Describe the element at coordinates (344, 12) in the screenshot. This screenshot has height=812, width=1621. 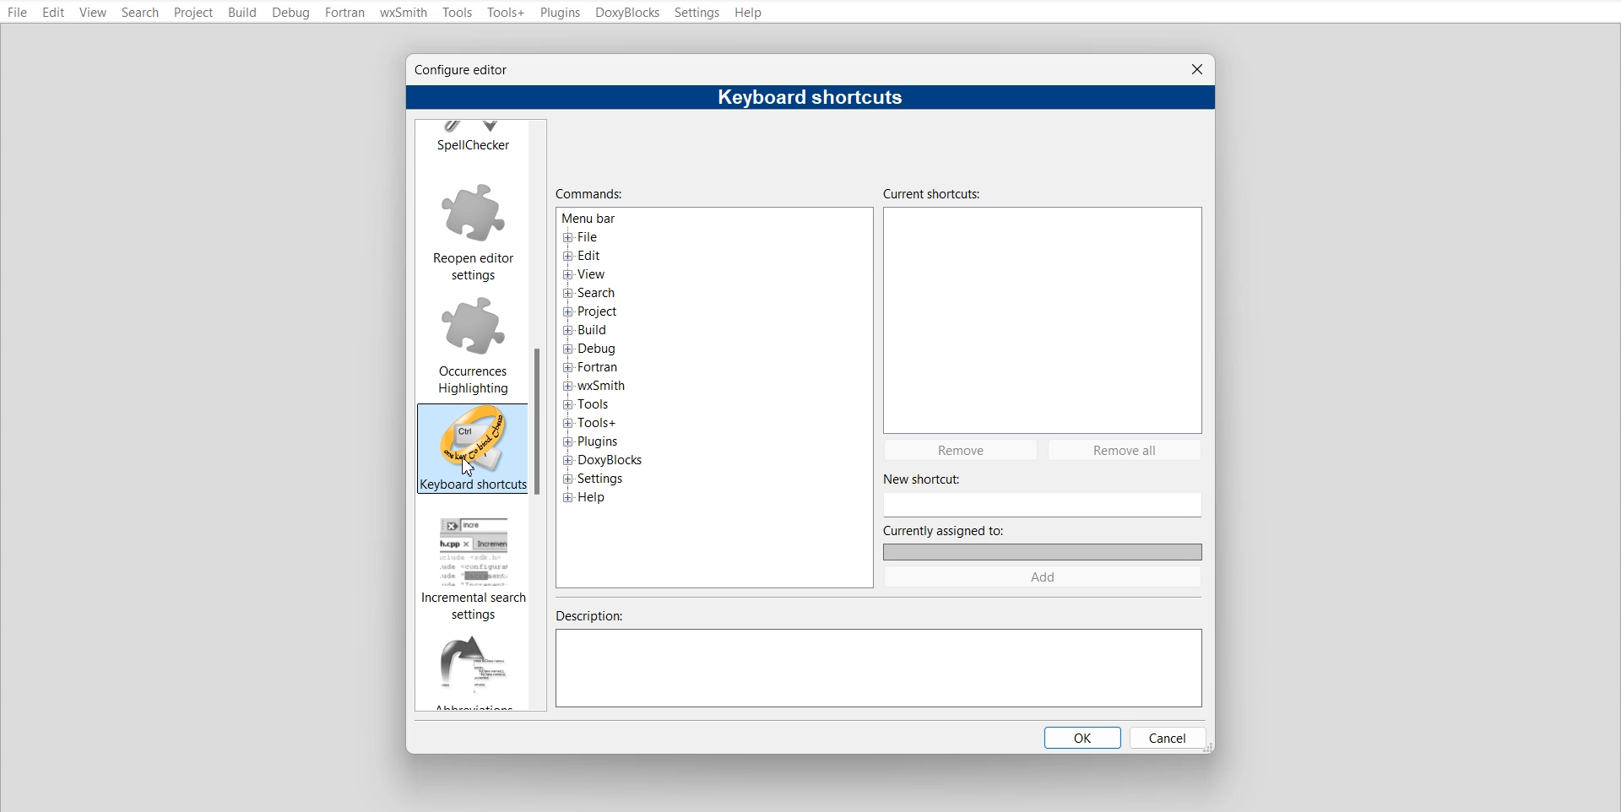
I see `Fortran` at that location.